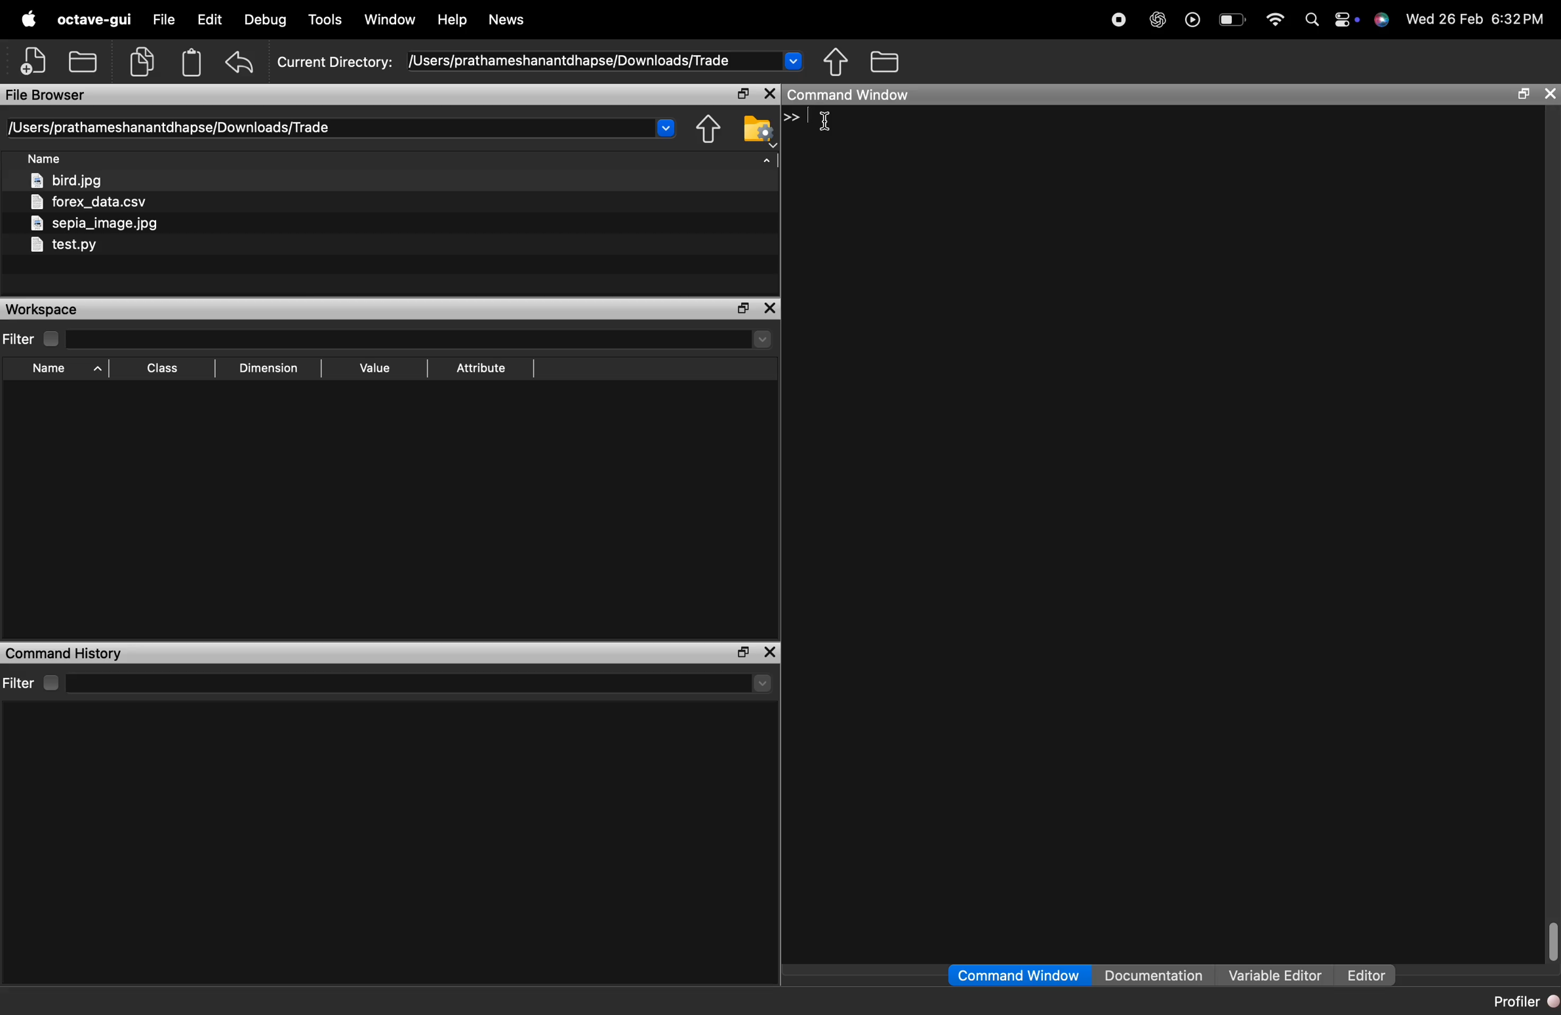 The height and width of the screenshot is (1015, 1561). I want to click on documentation, so click(1154, 976).